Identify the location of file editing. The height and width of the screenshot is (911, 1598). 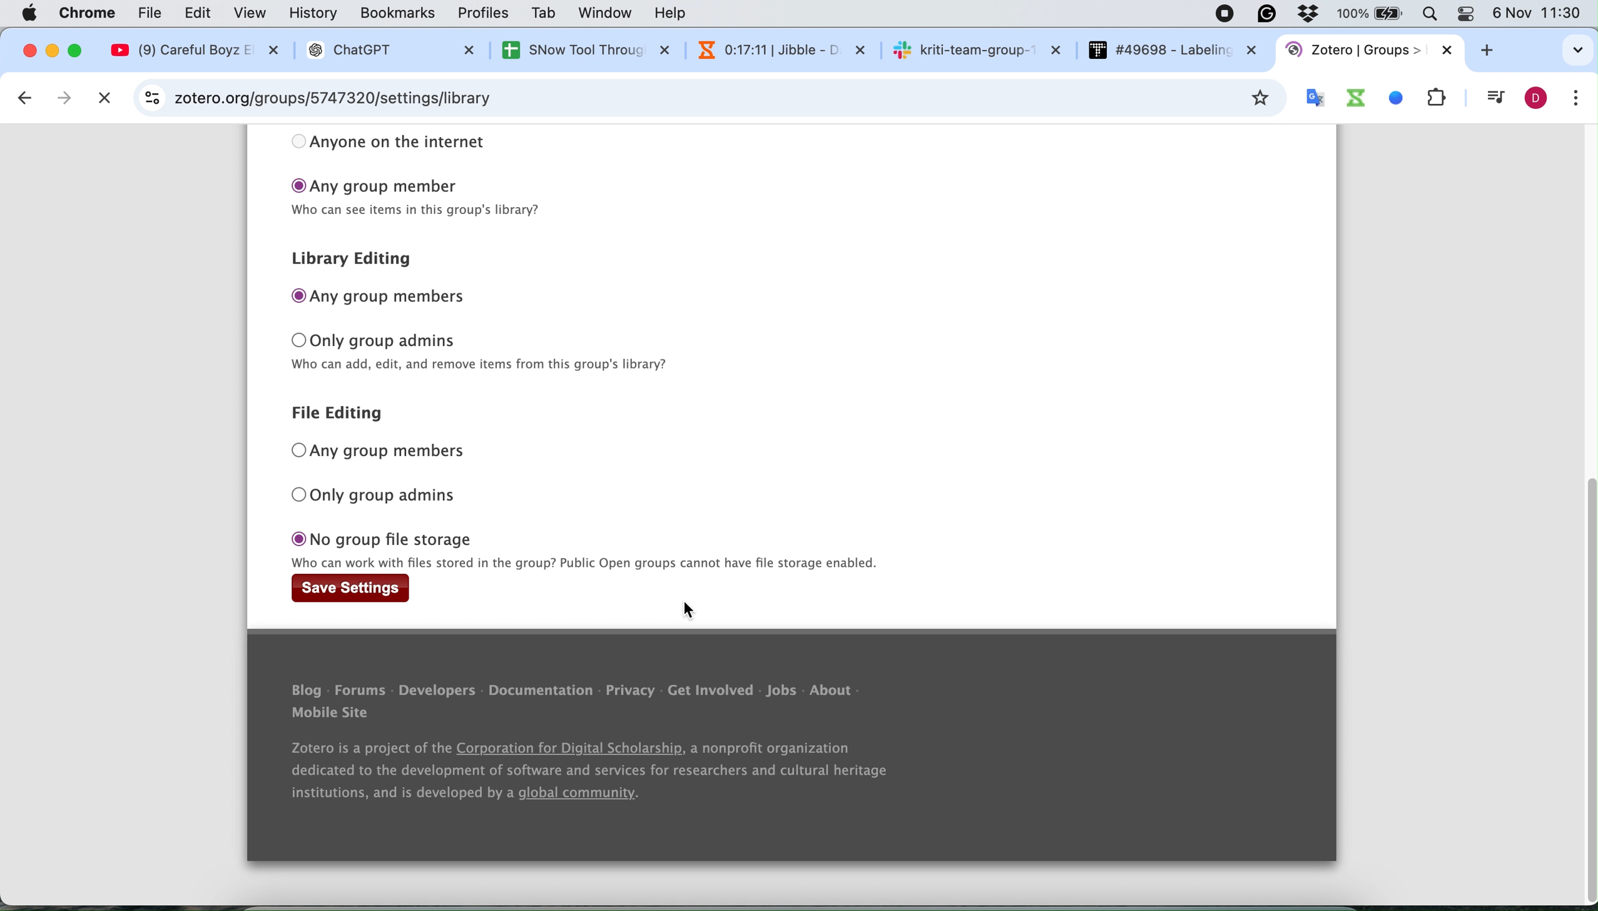
(333, 410).